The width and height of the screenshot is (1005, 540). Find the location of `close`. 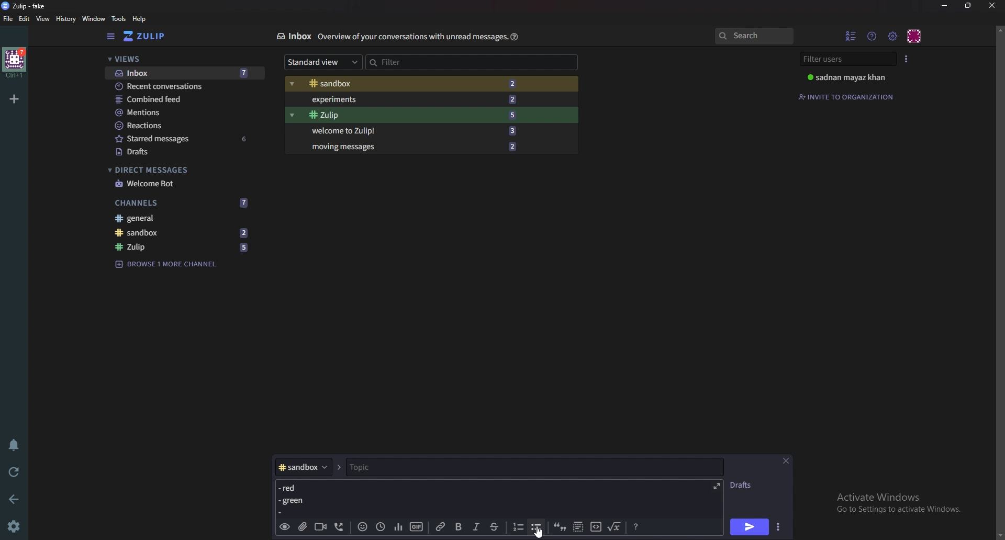

close is located at coordinates (991, 5).